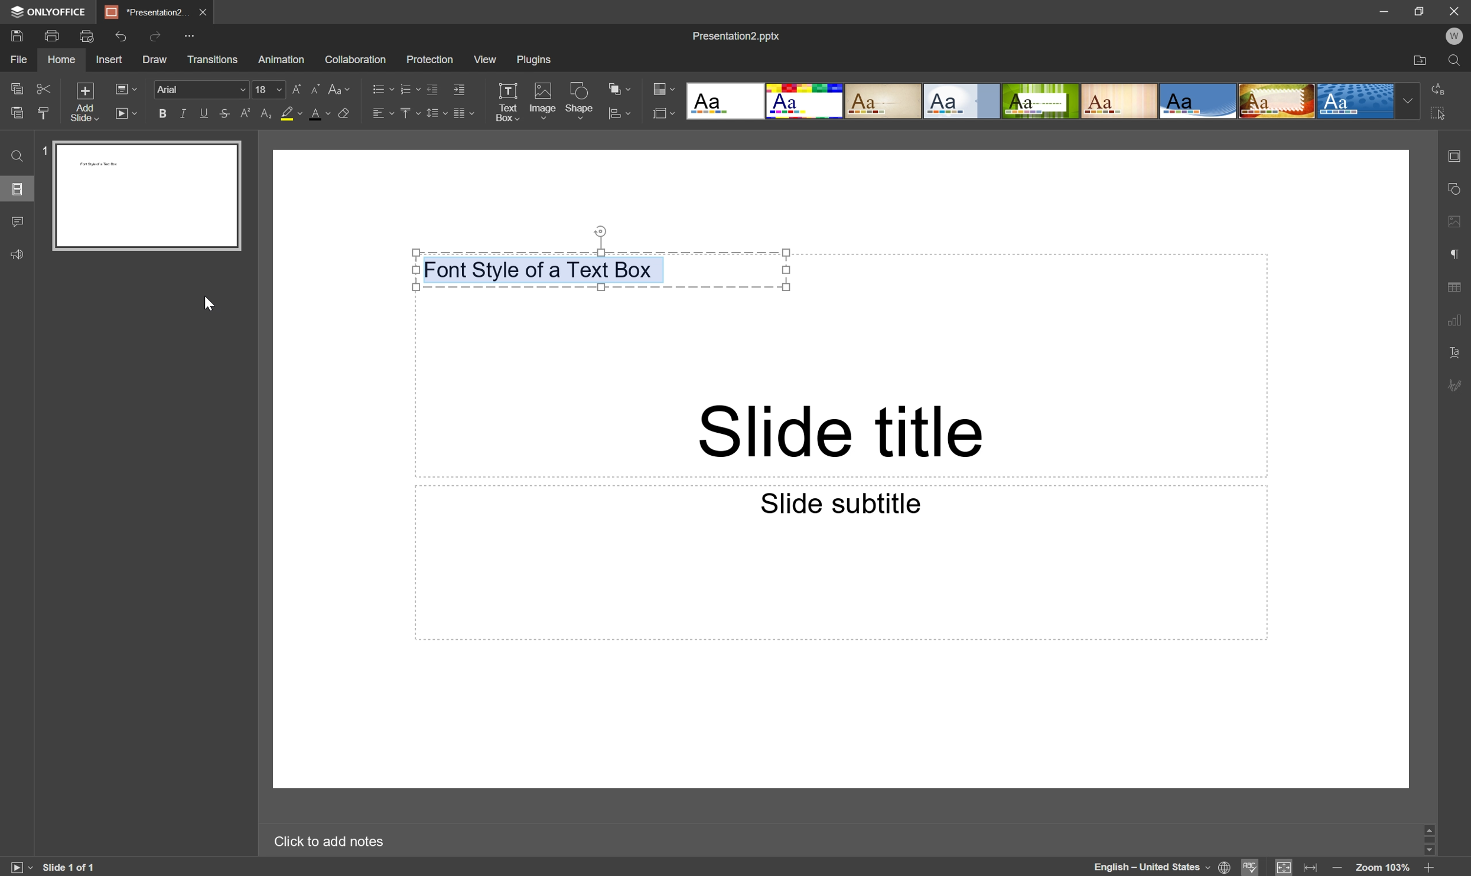 The height and width of the screenshot is (876, 1471). What do you see at coordinates (1251, 867) in the screenshot?
I see `Spell Checking` at bounding box center [1251, 867].